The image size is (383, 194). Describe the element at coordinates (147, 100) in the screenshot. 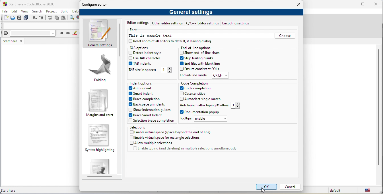

I see `brace completion` at that location.